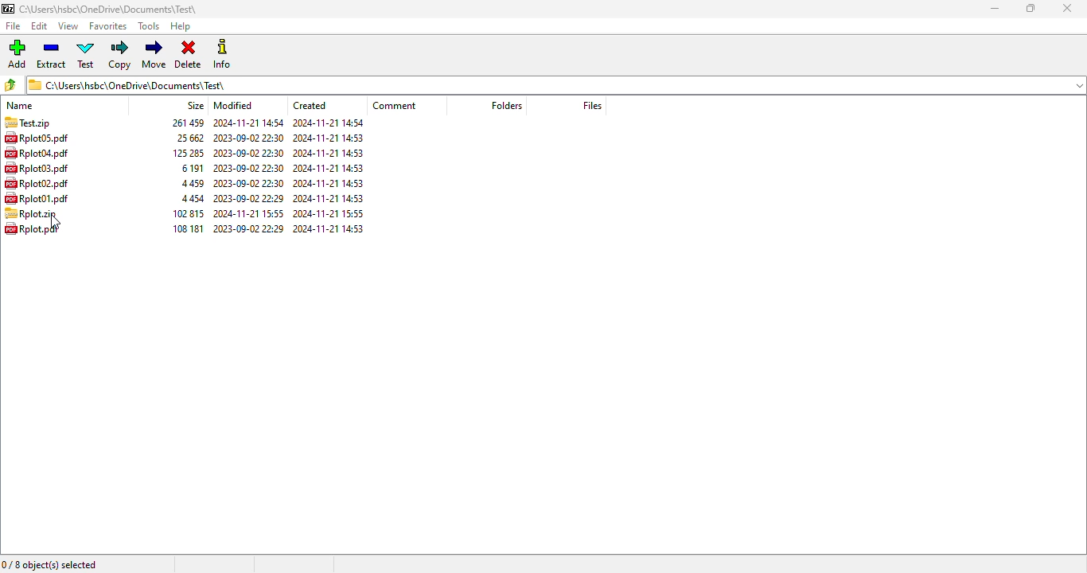 This screenshot has height=573, width=1087. What do you see at coordinates (68, 26) in the screenshot?
I see `view` at bounding box center [68, 26].